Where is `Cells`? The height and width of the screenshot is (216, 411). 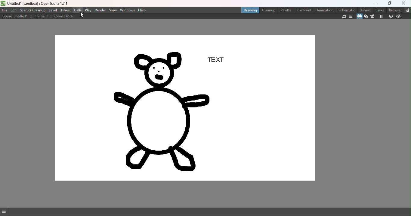 Cells is located at coordinates (78, 10).